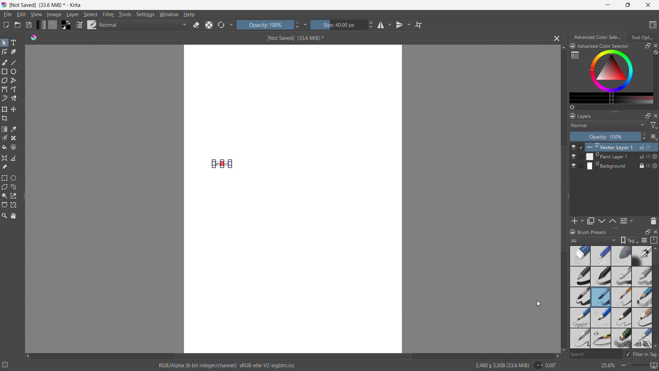  Describe the element at coordinates (621, 256) in the screenshot. I see `blur` at that location.